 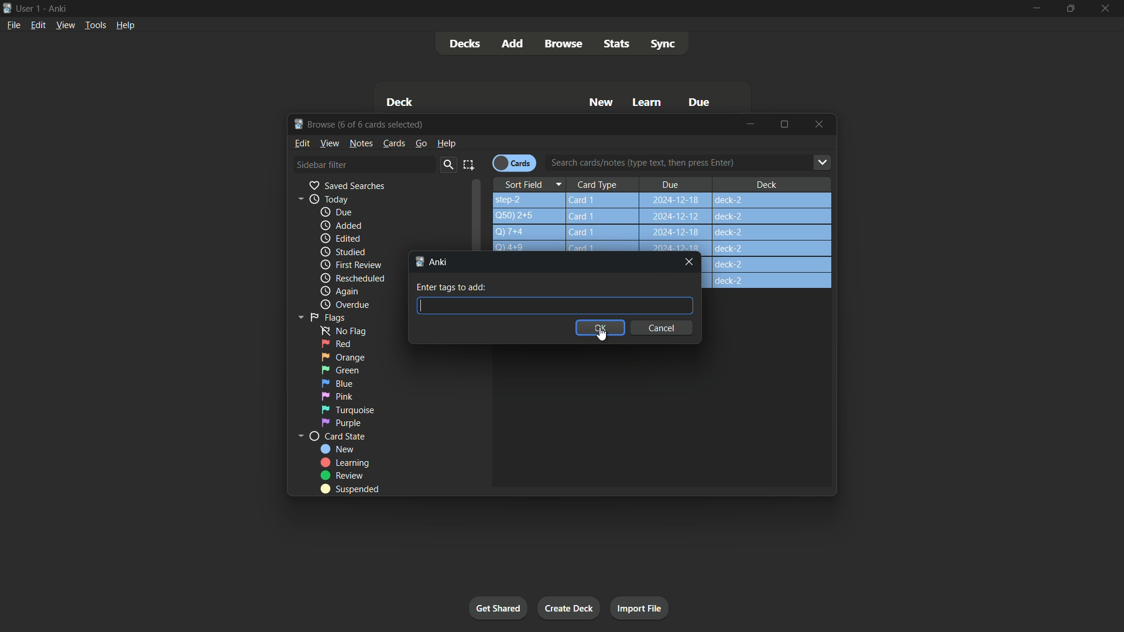 What do you see at coordinates (321, 164) in the screenshot?
I see `Sidebar filter` at bounding box center [321, 164].